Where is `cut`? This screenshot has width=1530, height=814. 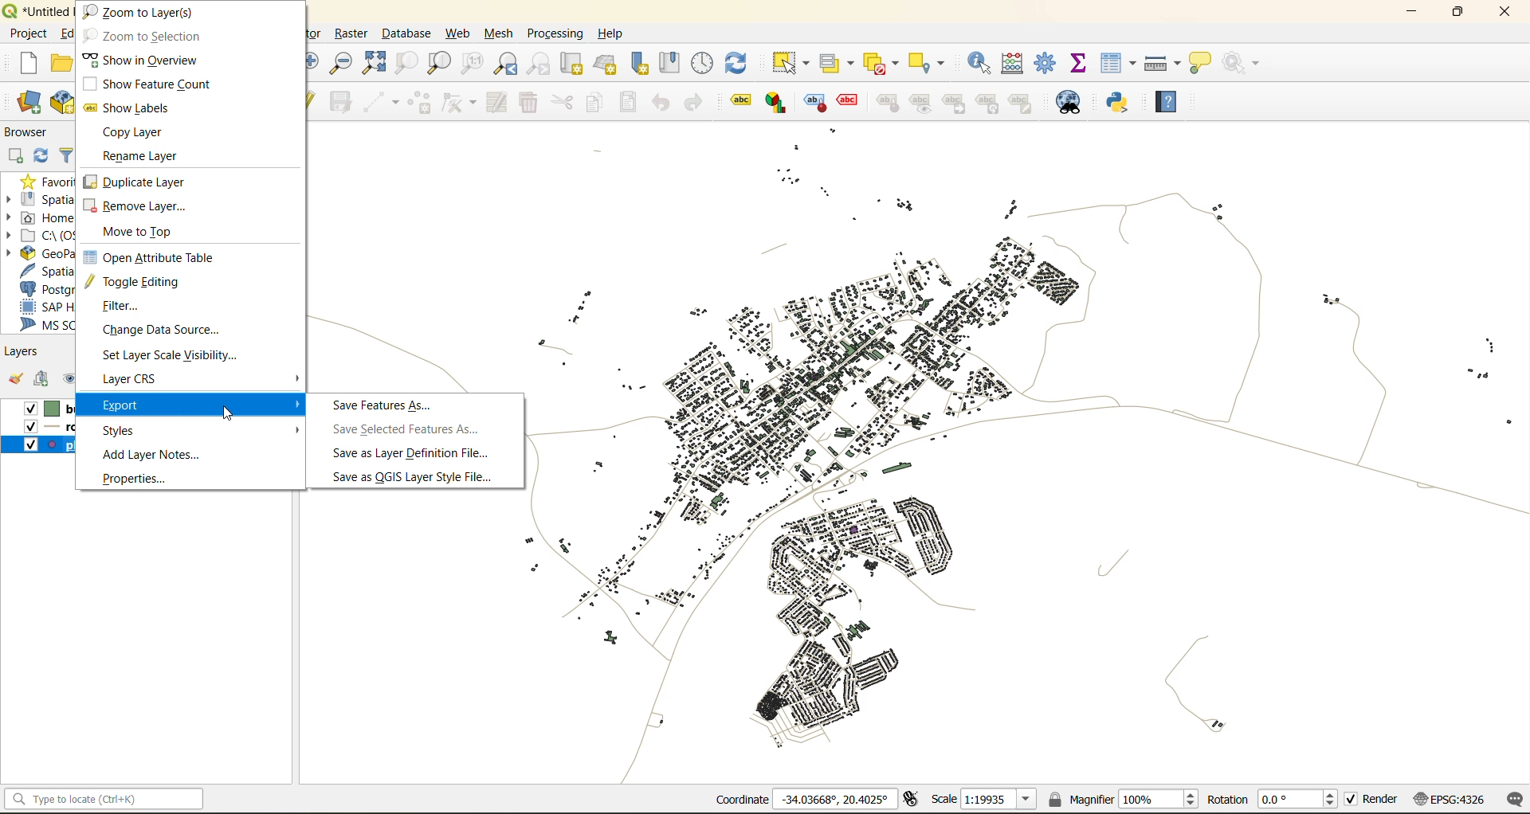
cut is located at coordinates (563, 102).